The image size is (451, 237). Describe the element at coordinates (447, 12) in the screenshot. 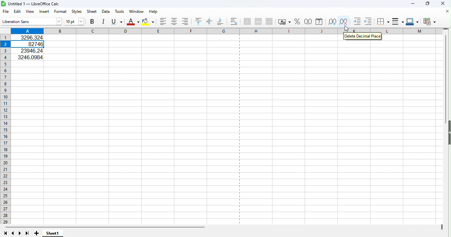

I see `Close document` at that location.